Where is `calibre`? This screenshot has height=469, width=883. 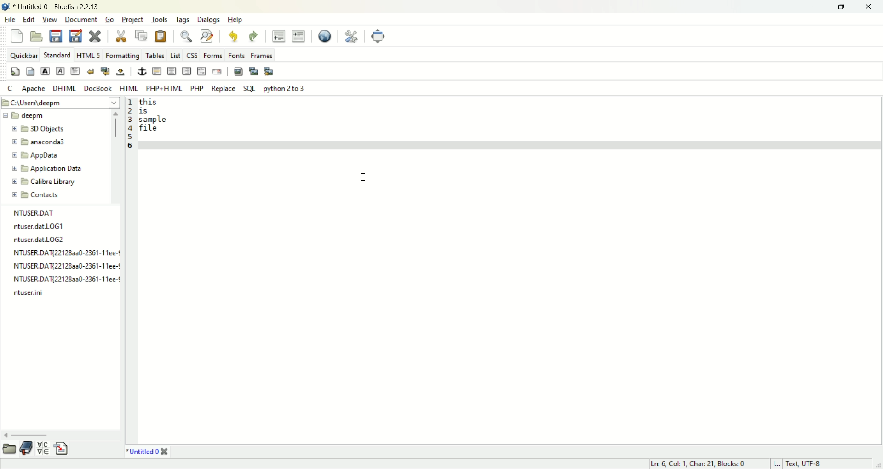
calibre is located at coordinates (43, 182).